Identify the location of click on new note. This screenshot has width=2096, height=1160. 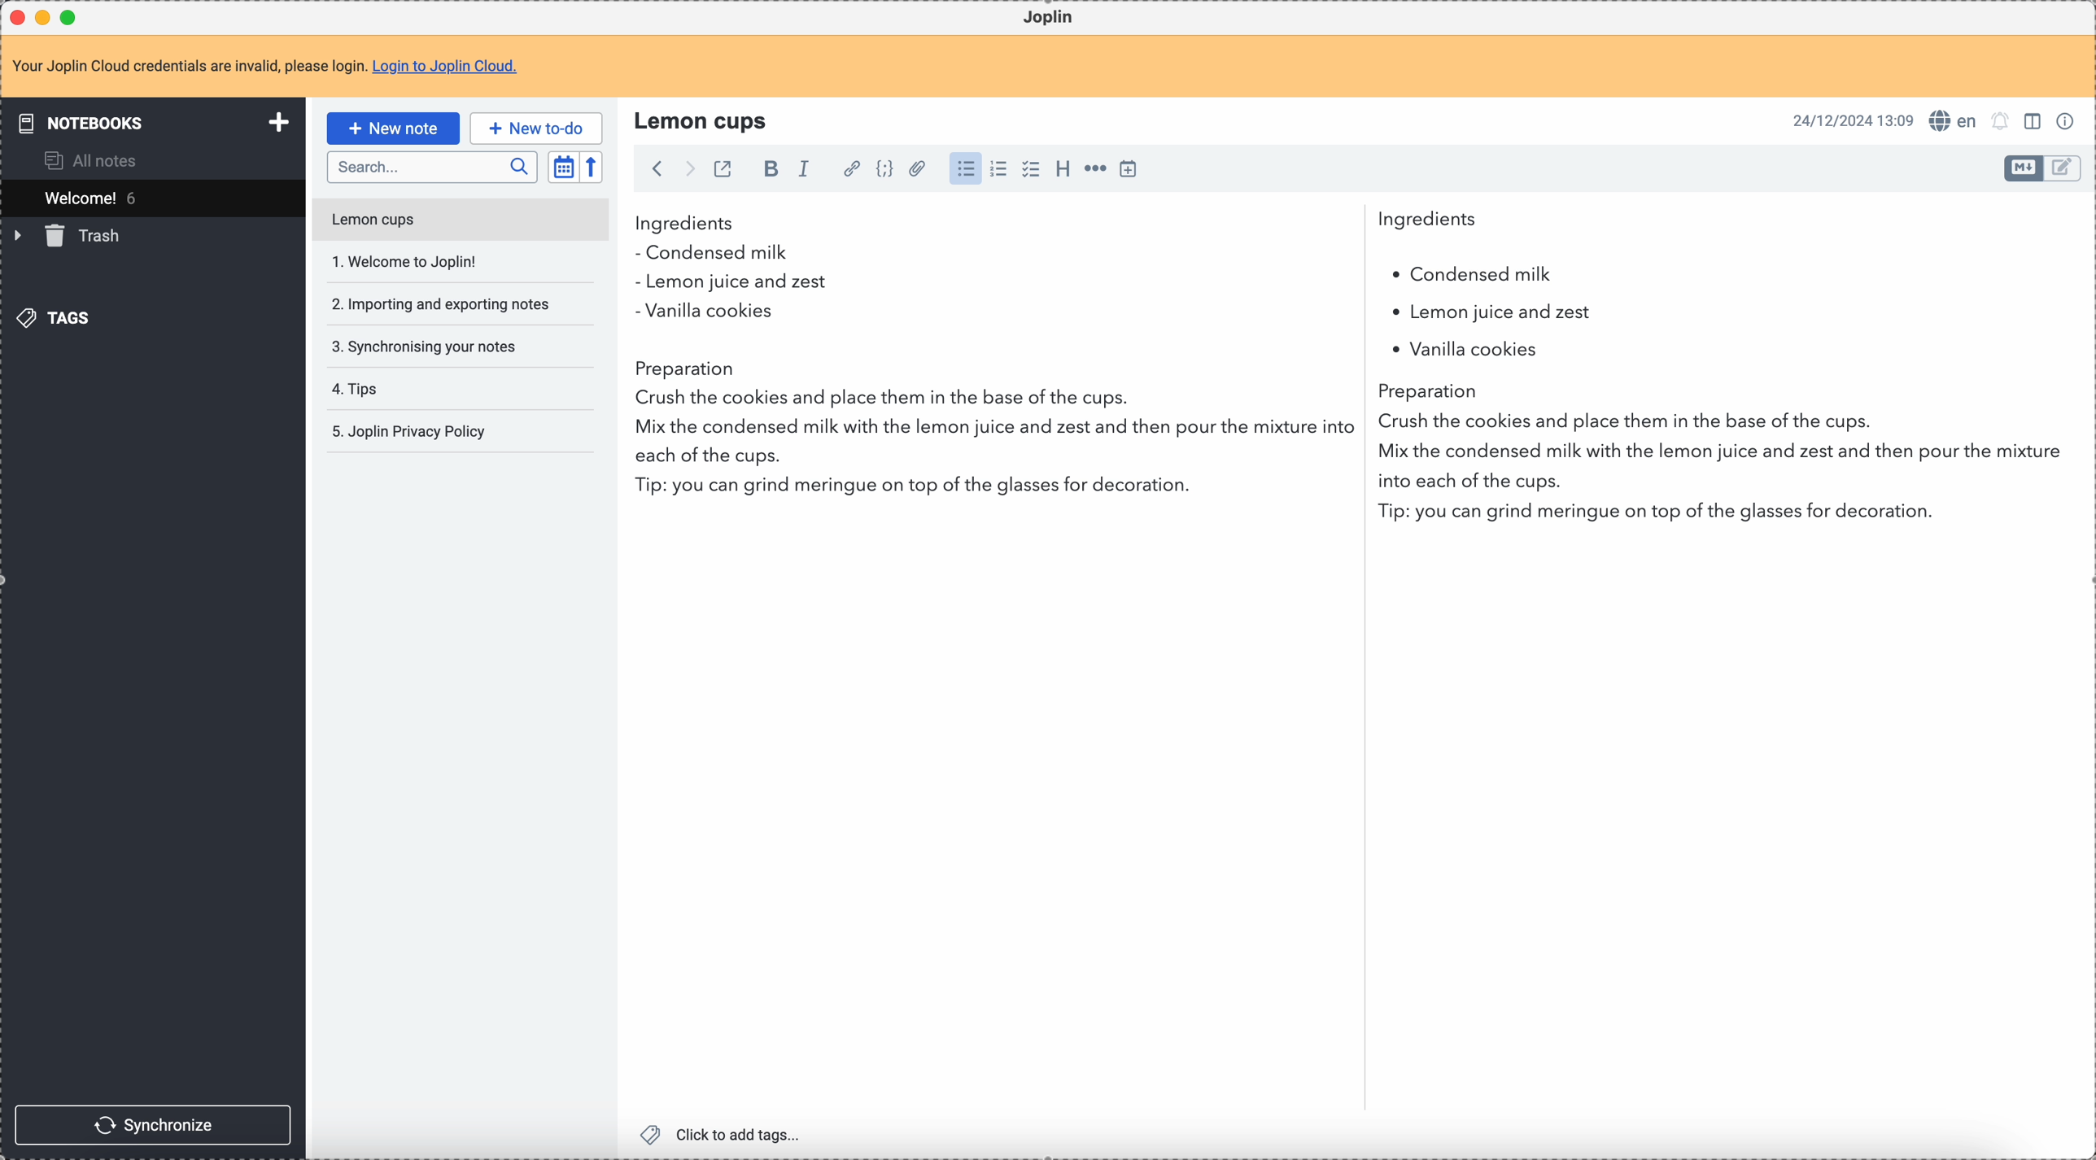
(392, 126).